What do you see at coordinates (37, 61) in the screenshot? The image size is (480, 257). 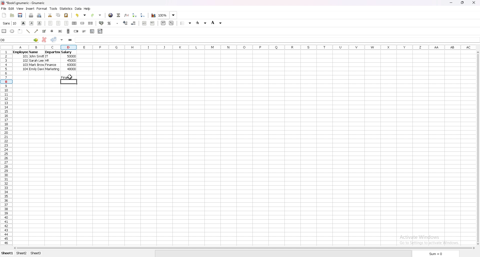 I see `sarah lee` at bounding box center [37, 61].